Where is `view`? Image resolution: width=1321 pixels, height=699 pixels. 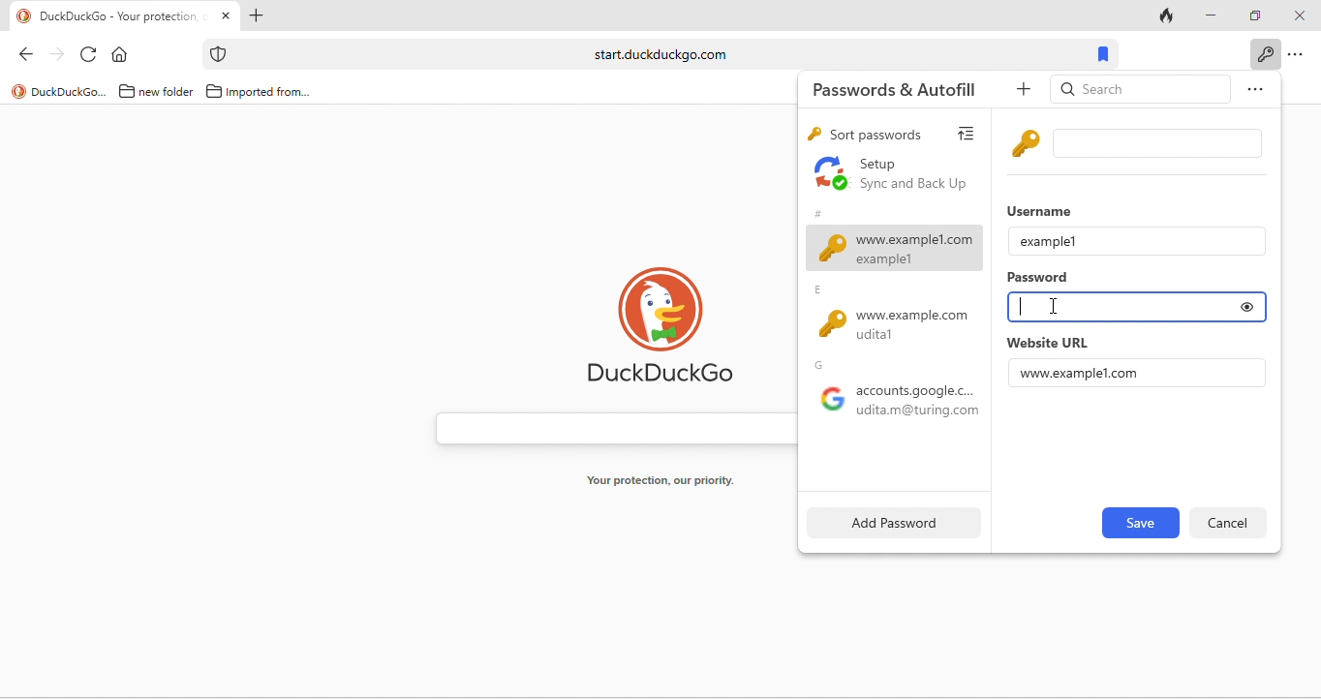
view is located at coordinates (971, 131).